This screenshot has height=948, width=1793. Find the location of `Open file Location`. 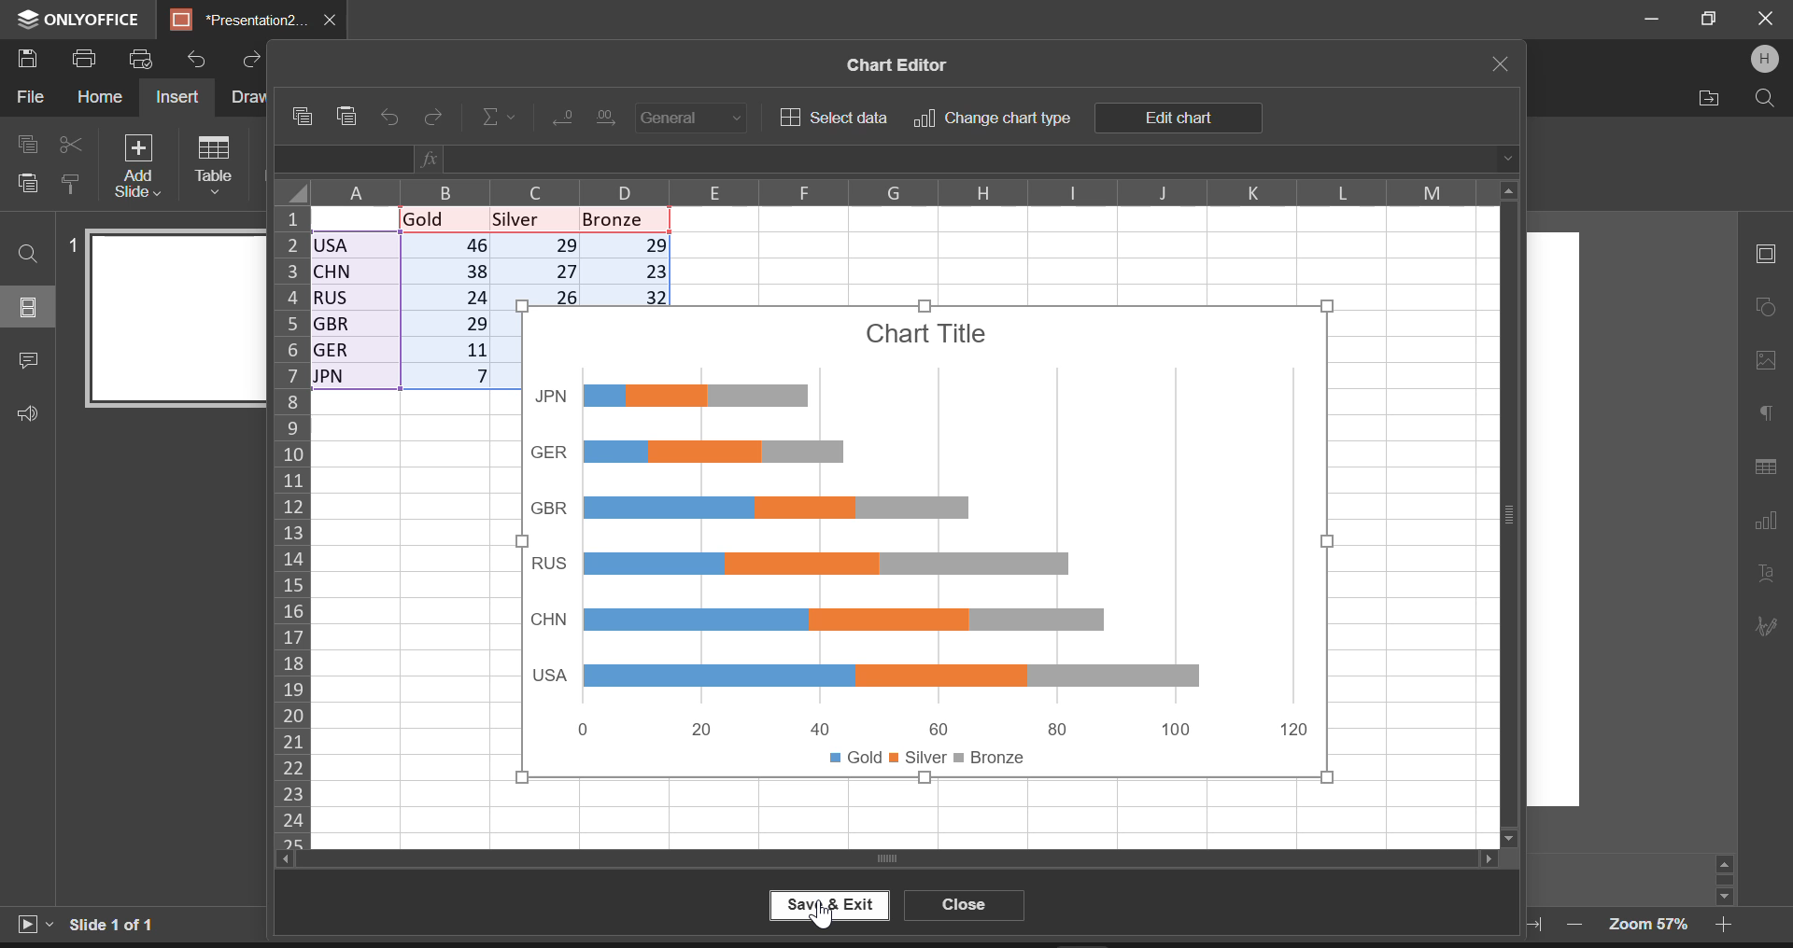

Open file Location is located at coordinates (1710, 98).